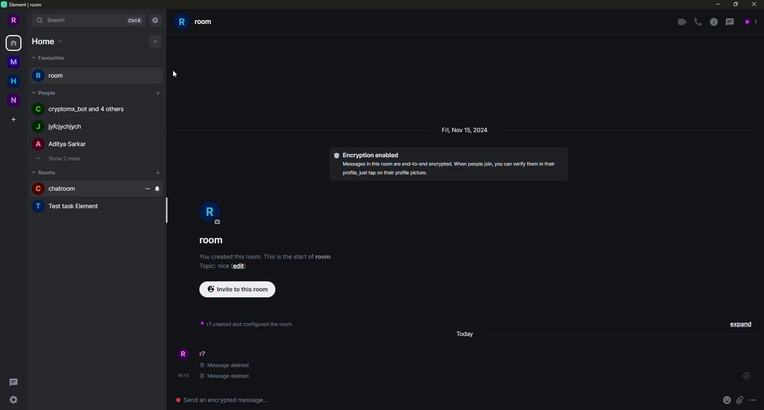 The width and height of the screenshot is (764, 410). Describe the element at coordinates (46, 173) in the screenshot. I see `rooms` at that location.